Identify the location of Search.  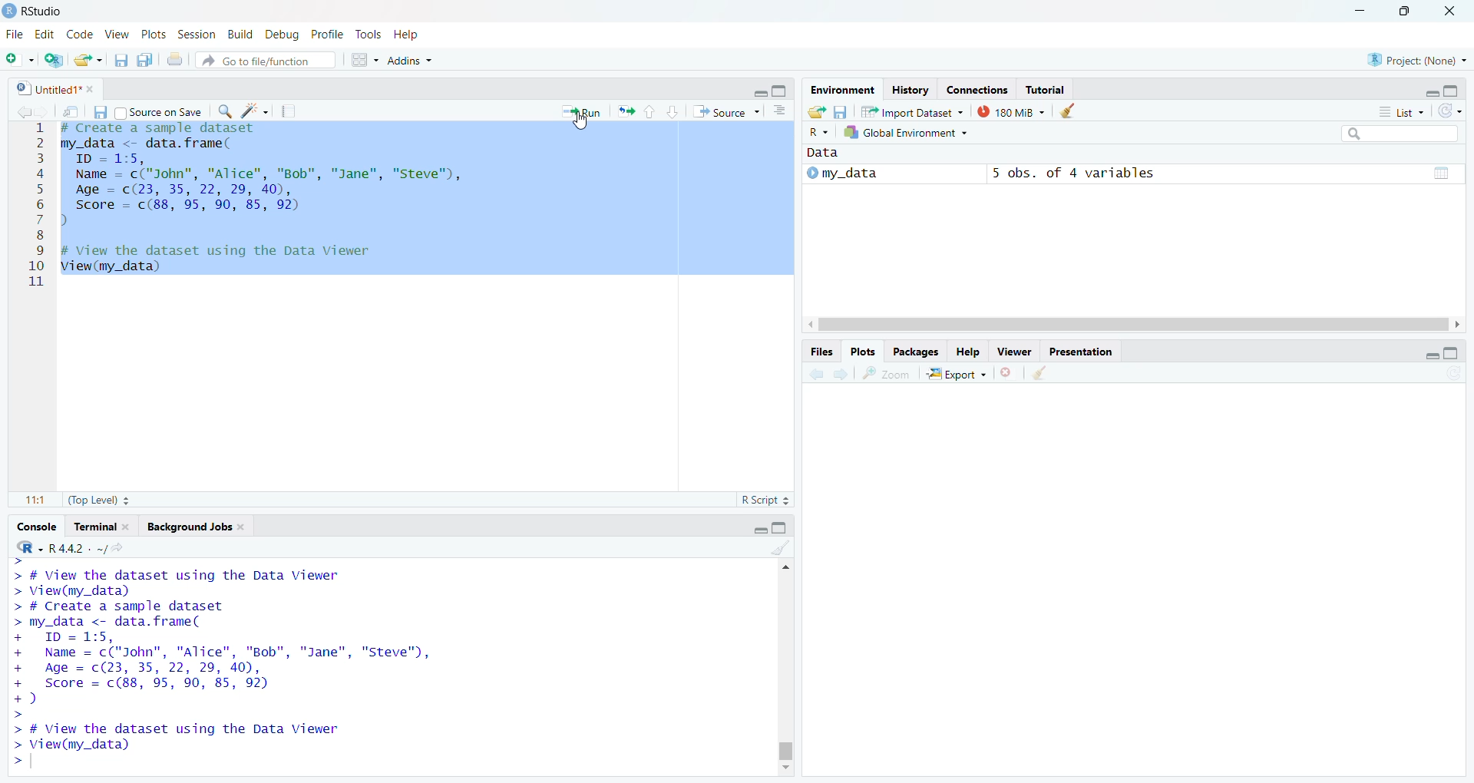
(1401, 133).